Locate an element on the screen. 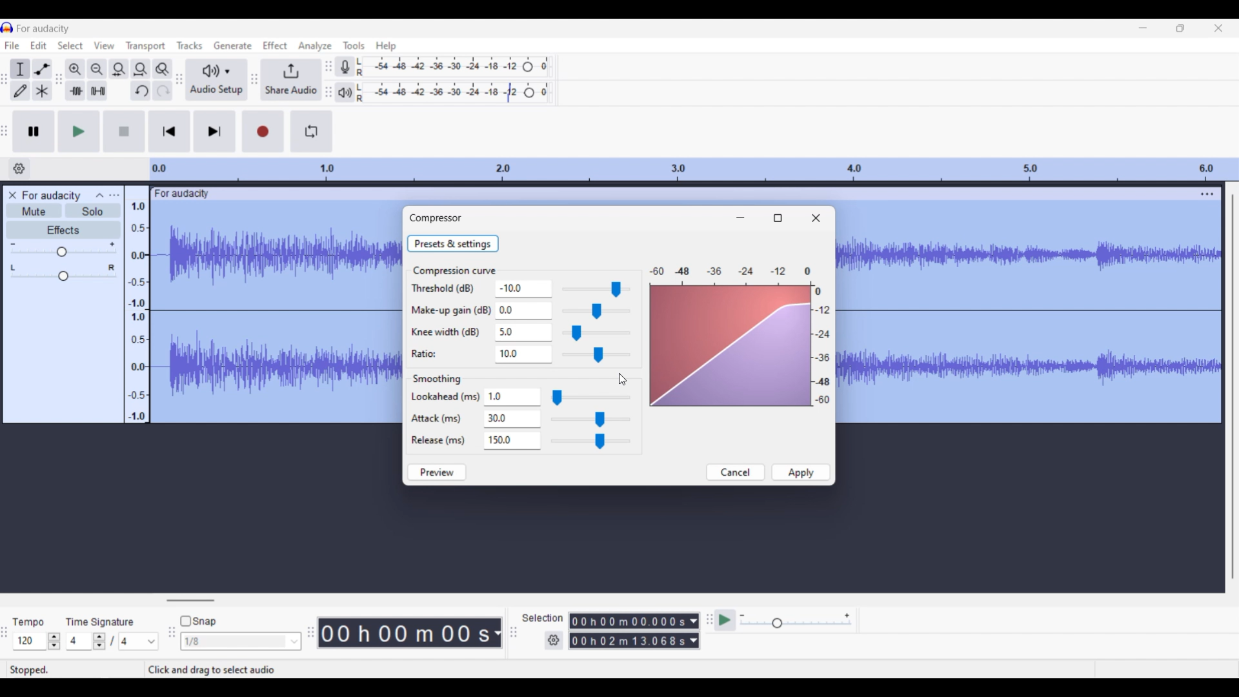 The height and width of the screenshot is (697, 1239). Scale to measure sound intensity is located at coordinates (138, 312).